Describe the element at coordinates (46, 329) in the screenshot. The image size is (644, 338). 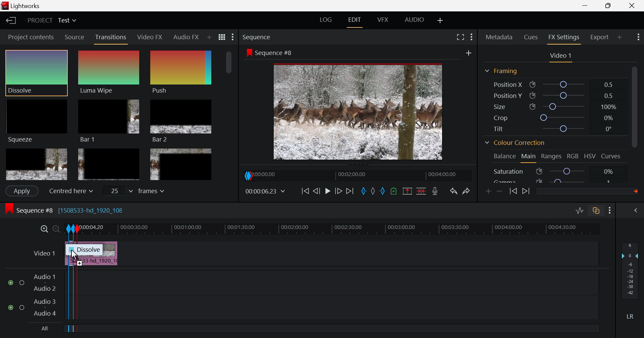
I see `All` at that location.